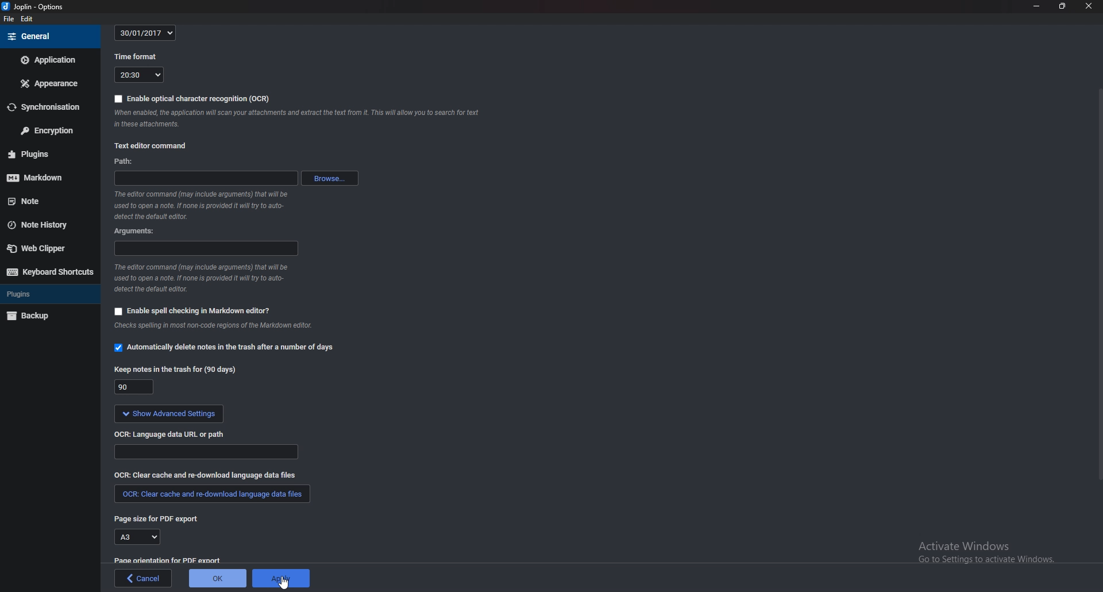  I want to click on Application, so click(49, 60).